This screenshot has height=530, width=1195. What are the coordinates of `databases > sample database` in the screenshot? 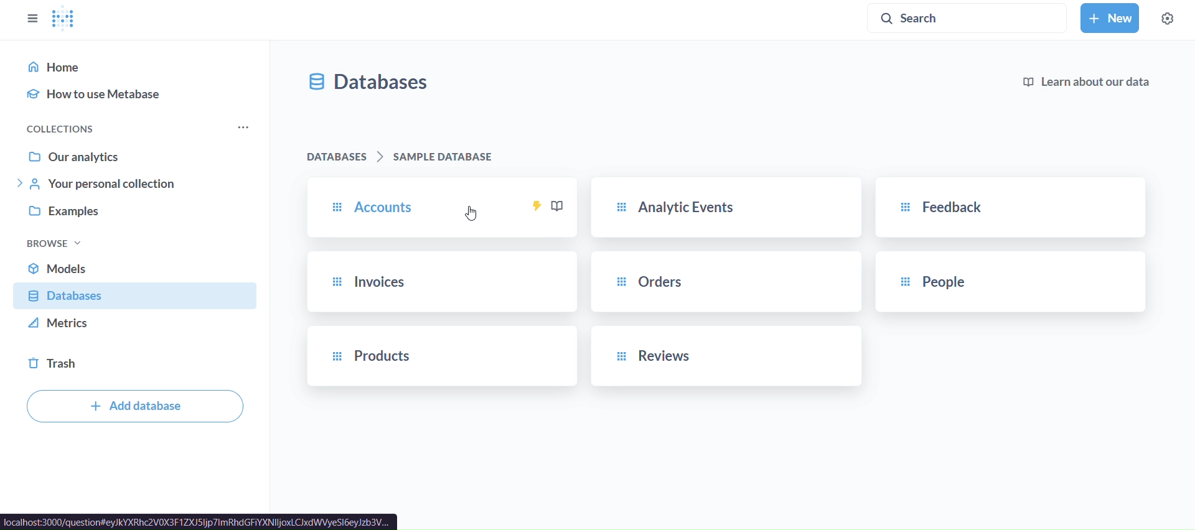 It's located at (397, 157).